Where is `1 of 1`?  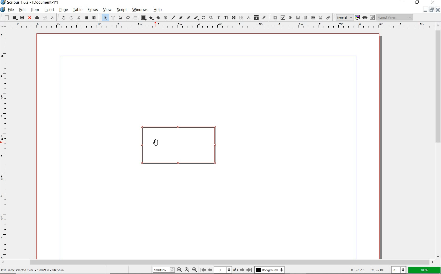
1 of 1 is located at coordinates (227, 270).